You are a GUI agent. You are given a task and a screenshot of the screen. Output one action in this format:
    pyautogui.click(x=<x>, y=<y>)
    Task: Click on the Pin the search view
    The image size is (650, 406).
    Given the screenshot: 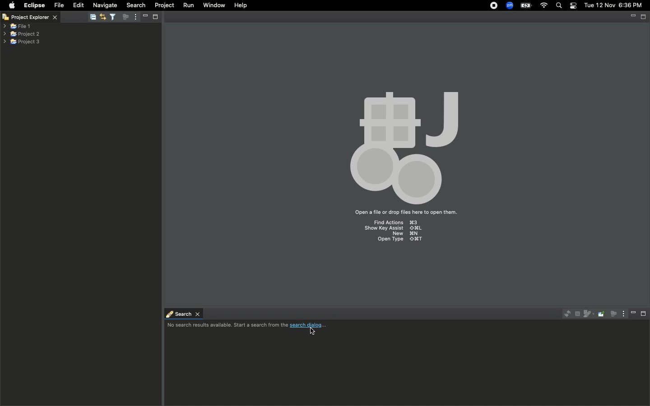 What is the action you would take?
    pyautogui.click(x=600, y=314)
    